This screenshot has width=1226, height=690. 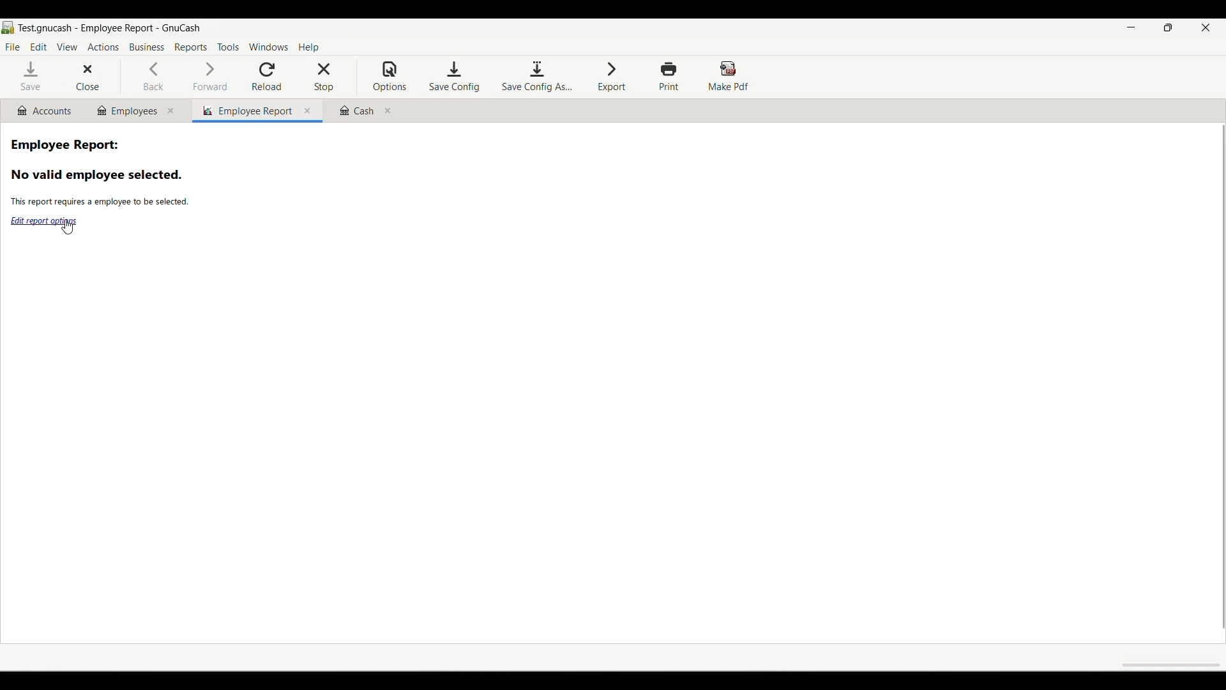 I want to click on Back, so click(x=152, y=77).